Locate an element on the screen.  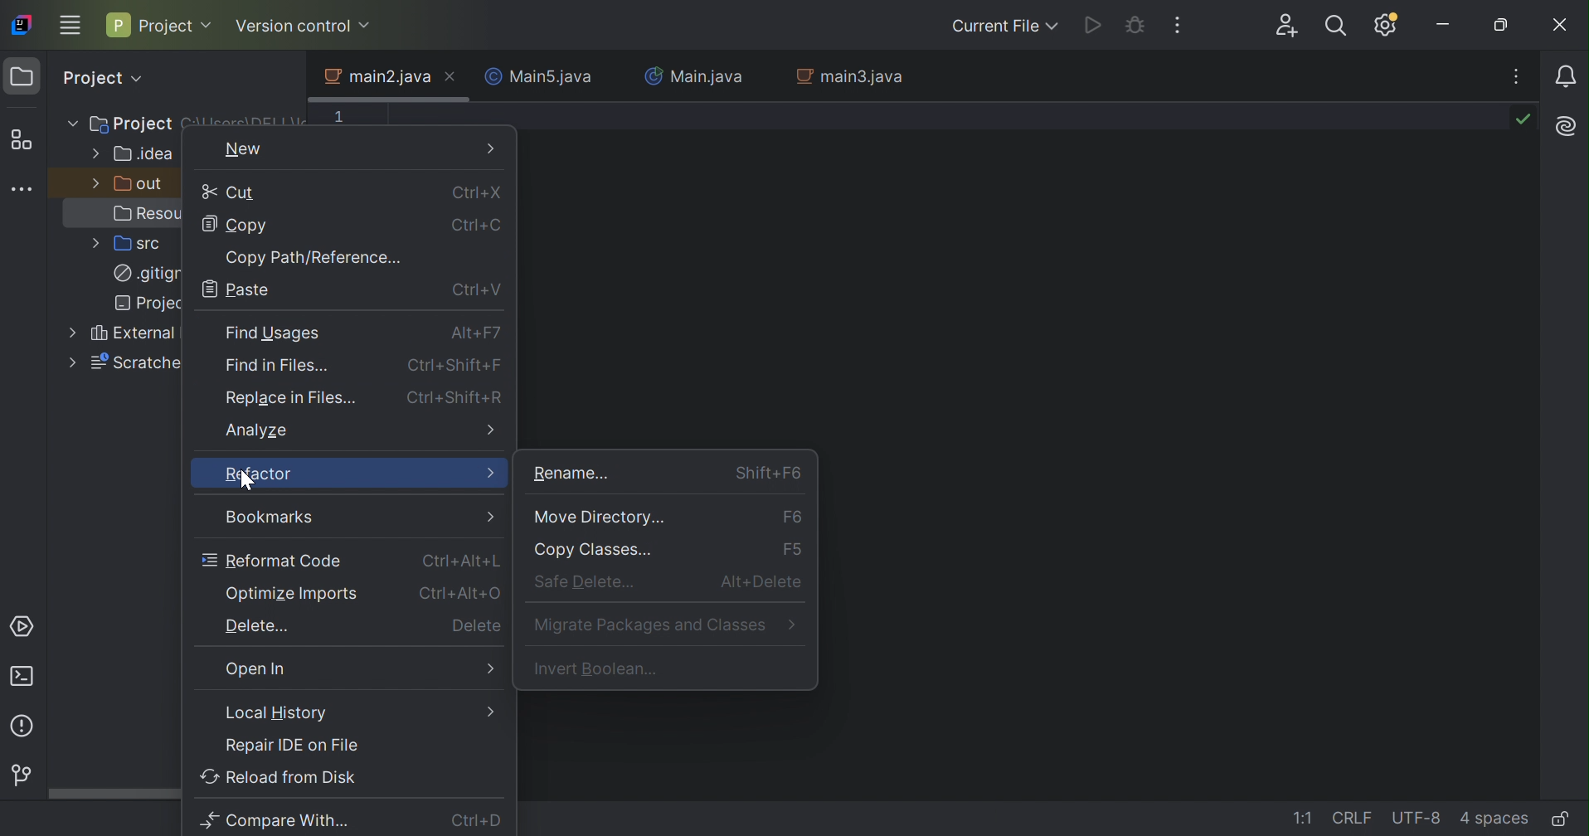
More is located at coordinates (793, 627).